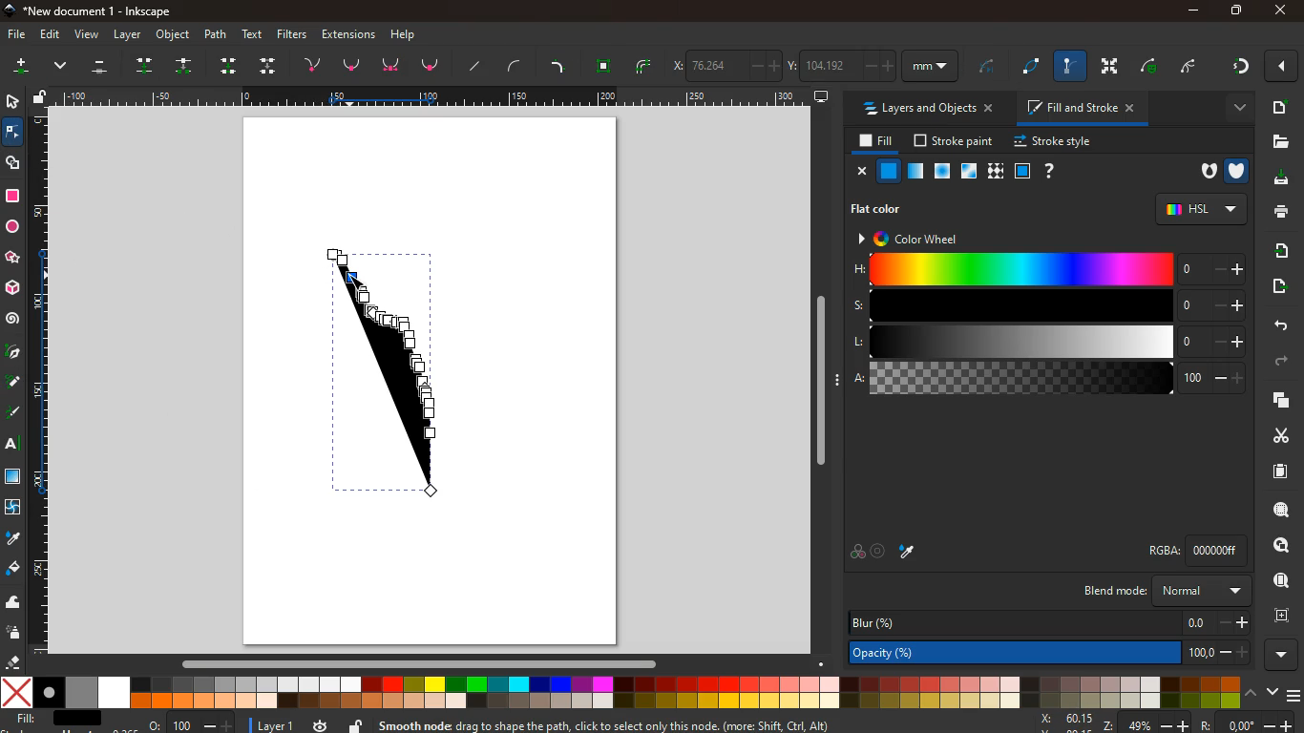 This screenshot has width=1304, height=733. Describe the element at coordinates (1273, 435) in the screenshot. I see `cut` at that location.